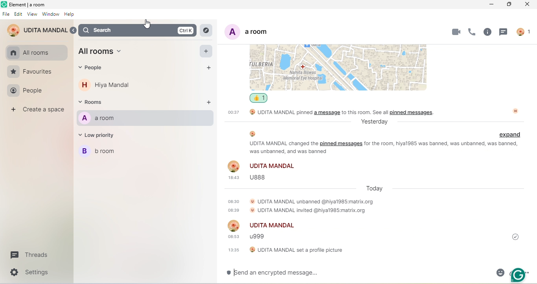  Describe the element at coordinates (286, 251) in the screenshot. I see ` UDITA MANDAL set a profile picture` at that location.